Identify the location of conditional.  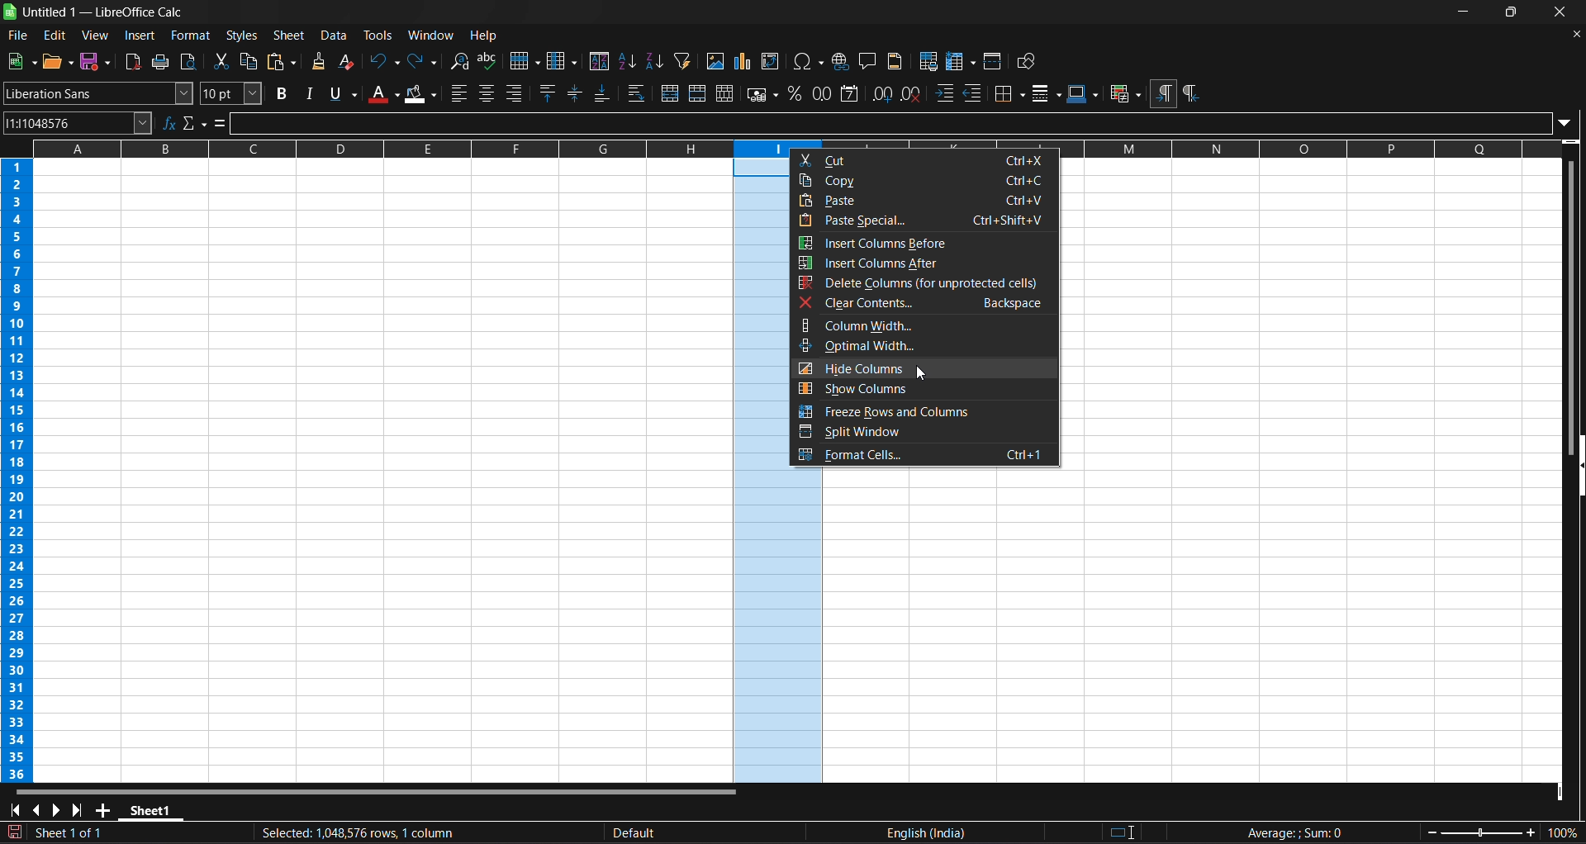
(1125, 94).